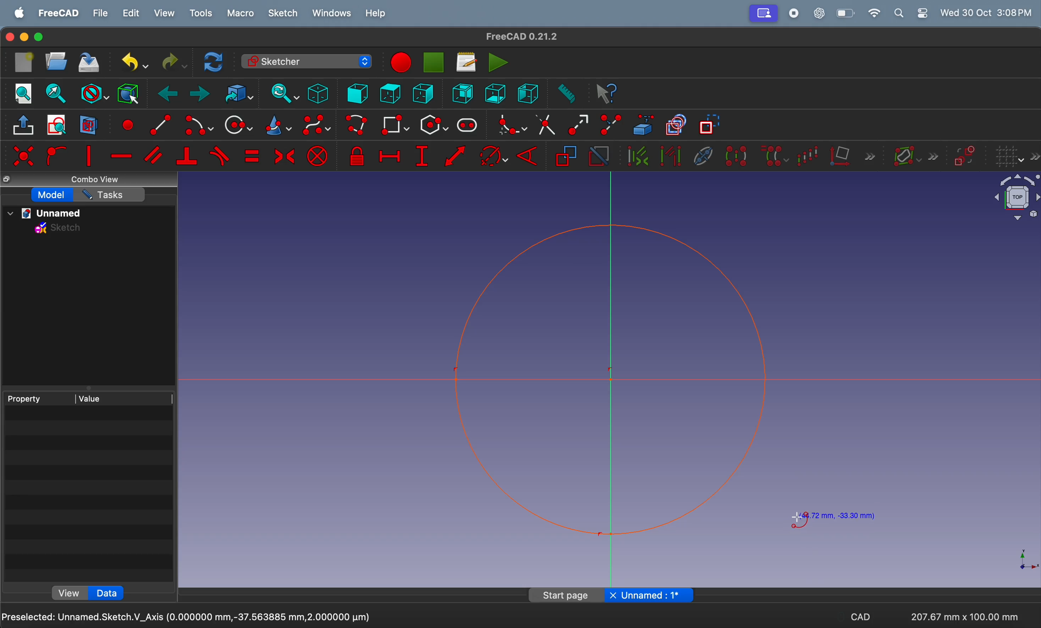  What do you see at coordinates (528, 92) in the screenshot?
I see `right view` at bounding box center [528, 92].